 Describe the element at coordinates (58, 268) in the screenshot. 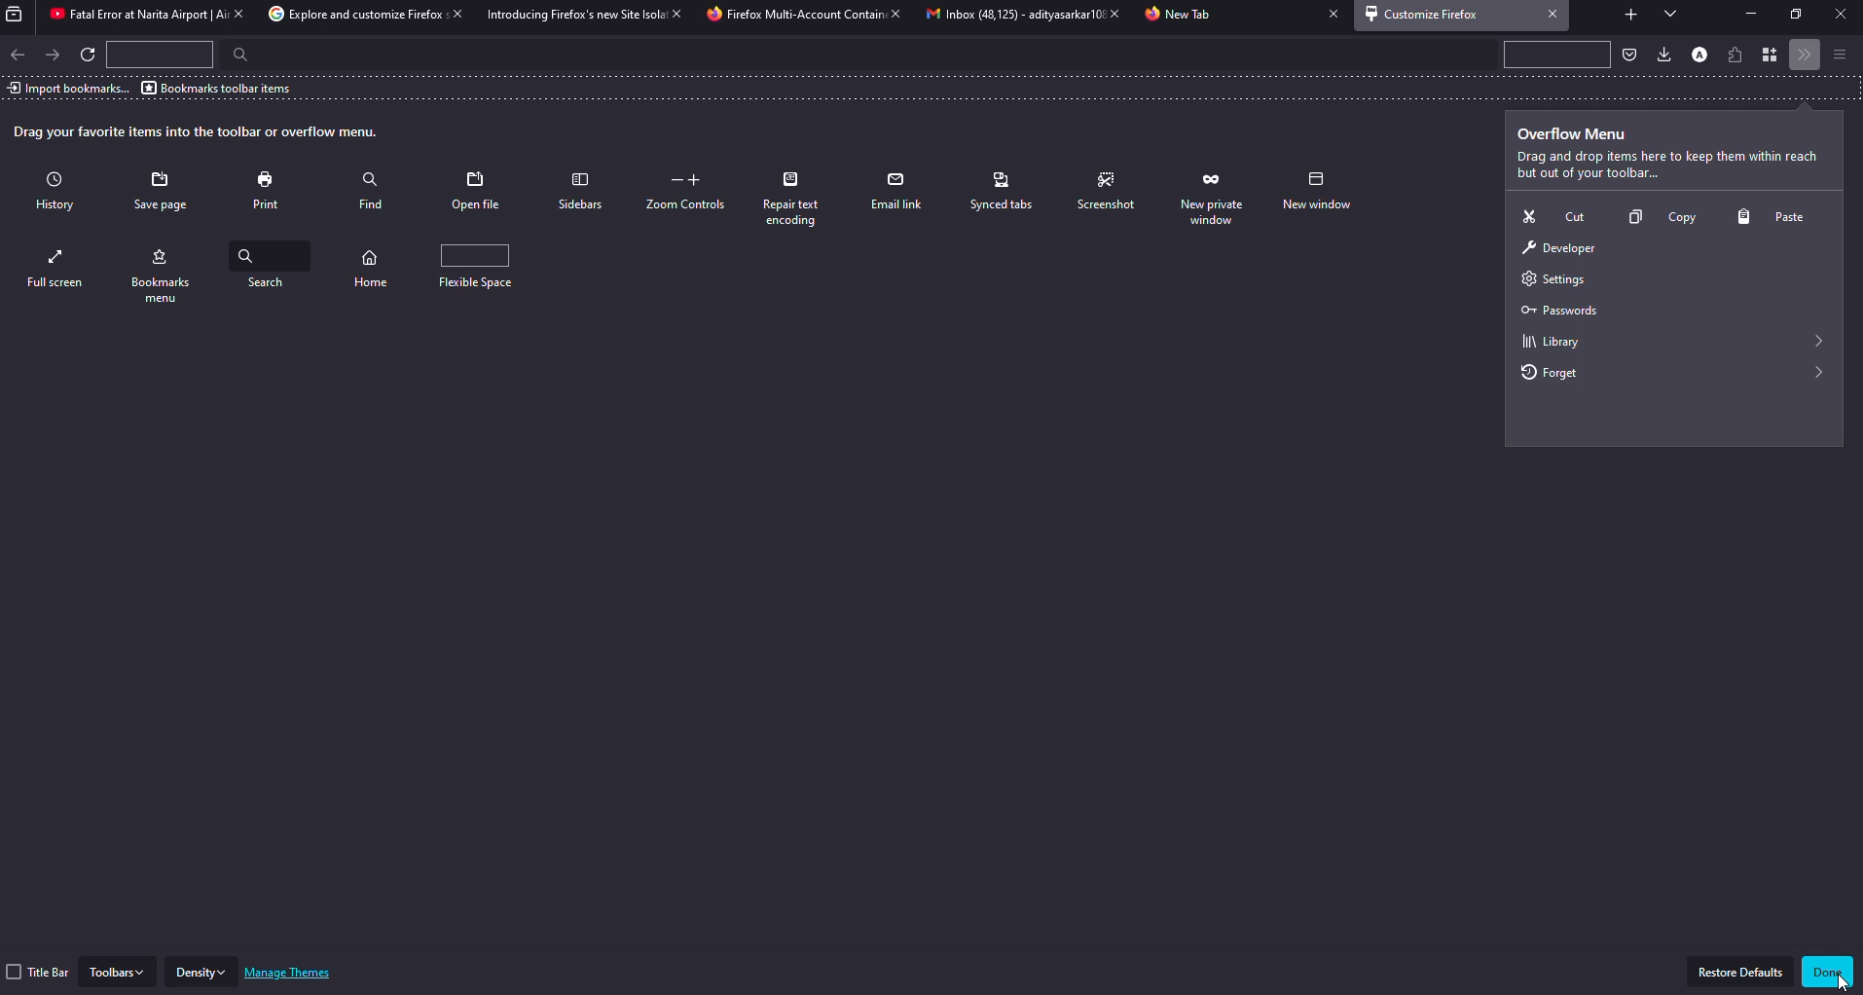

I see `new window` at that location.